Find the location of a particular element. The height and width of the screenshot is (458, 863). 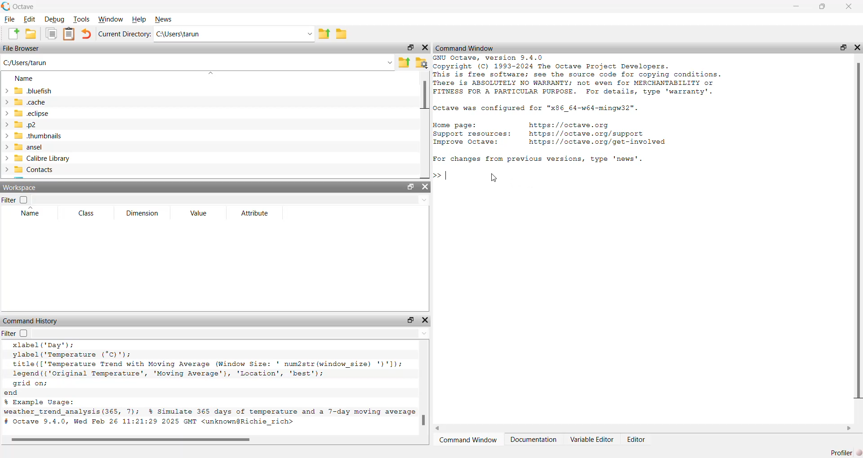

maximise is located at coordinates (409, 320).